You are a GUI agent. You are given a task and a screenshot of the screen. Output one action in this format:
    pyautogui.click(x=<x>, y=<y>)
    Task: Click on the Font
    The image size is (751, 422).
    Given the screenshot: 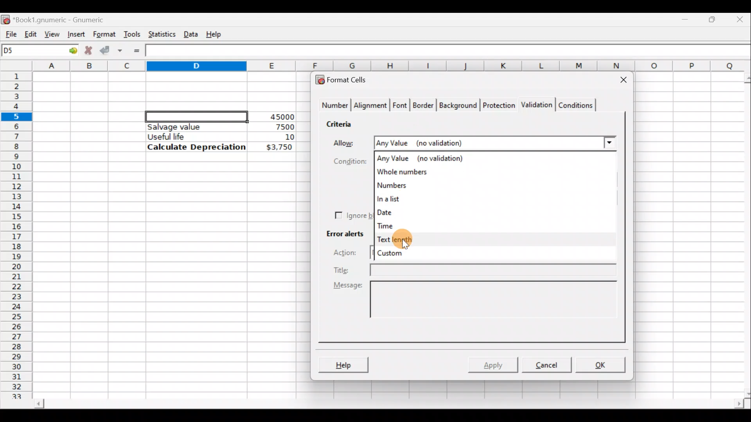 What is the action you would take?
    pyautogui.click(x=401, y=106)
    